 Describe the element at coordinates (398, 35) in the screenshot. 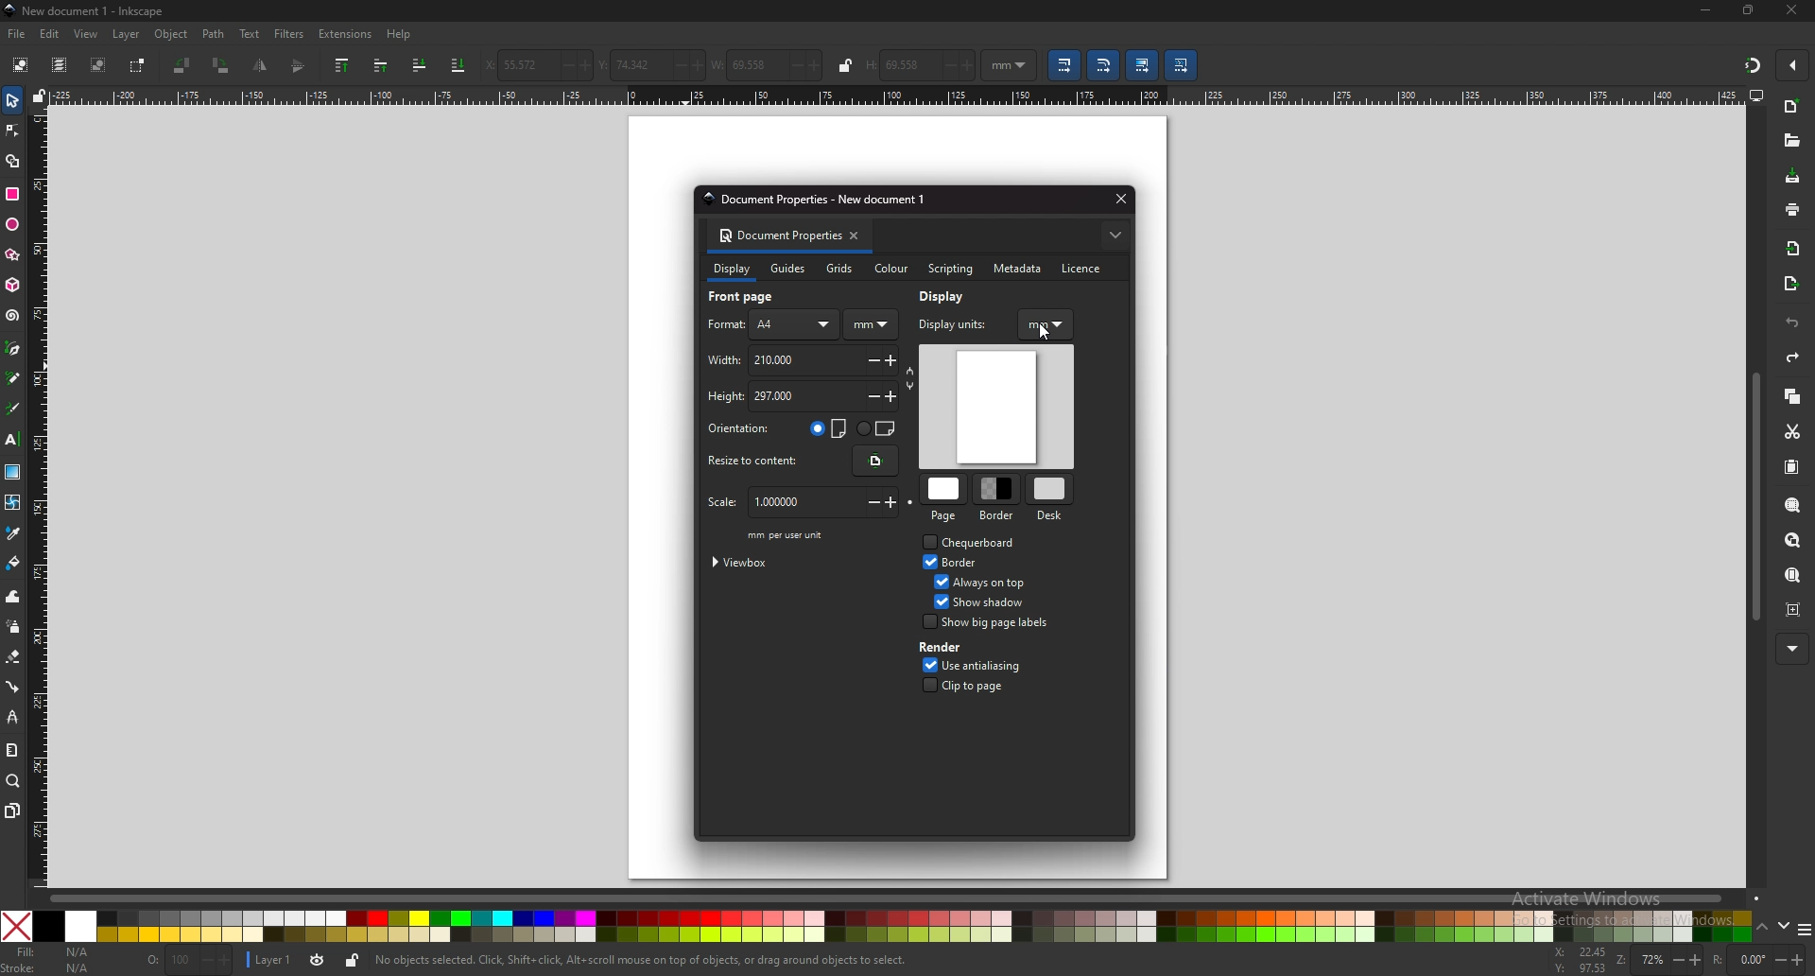

I see `help` at that location.